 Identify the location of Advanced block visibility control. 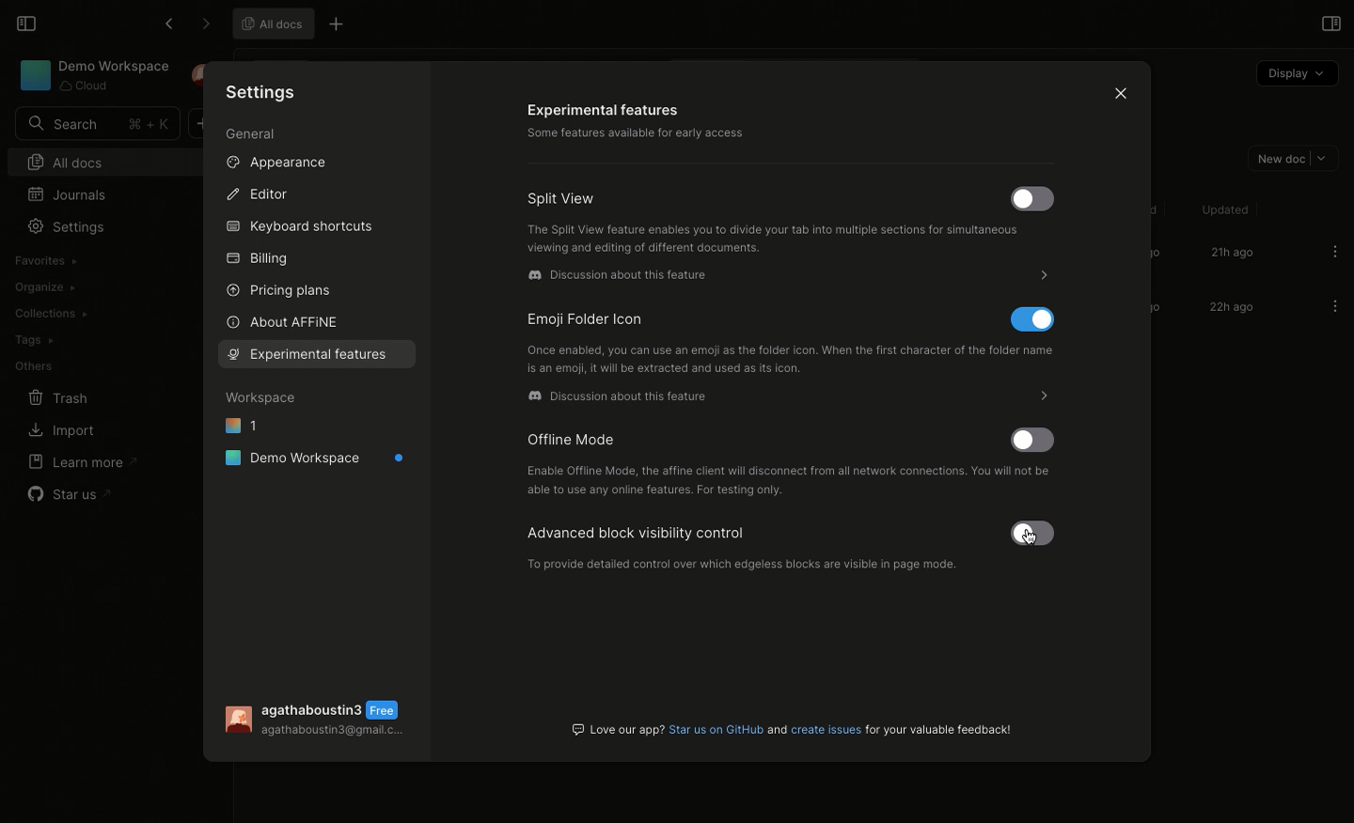
(752, 546).